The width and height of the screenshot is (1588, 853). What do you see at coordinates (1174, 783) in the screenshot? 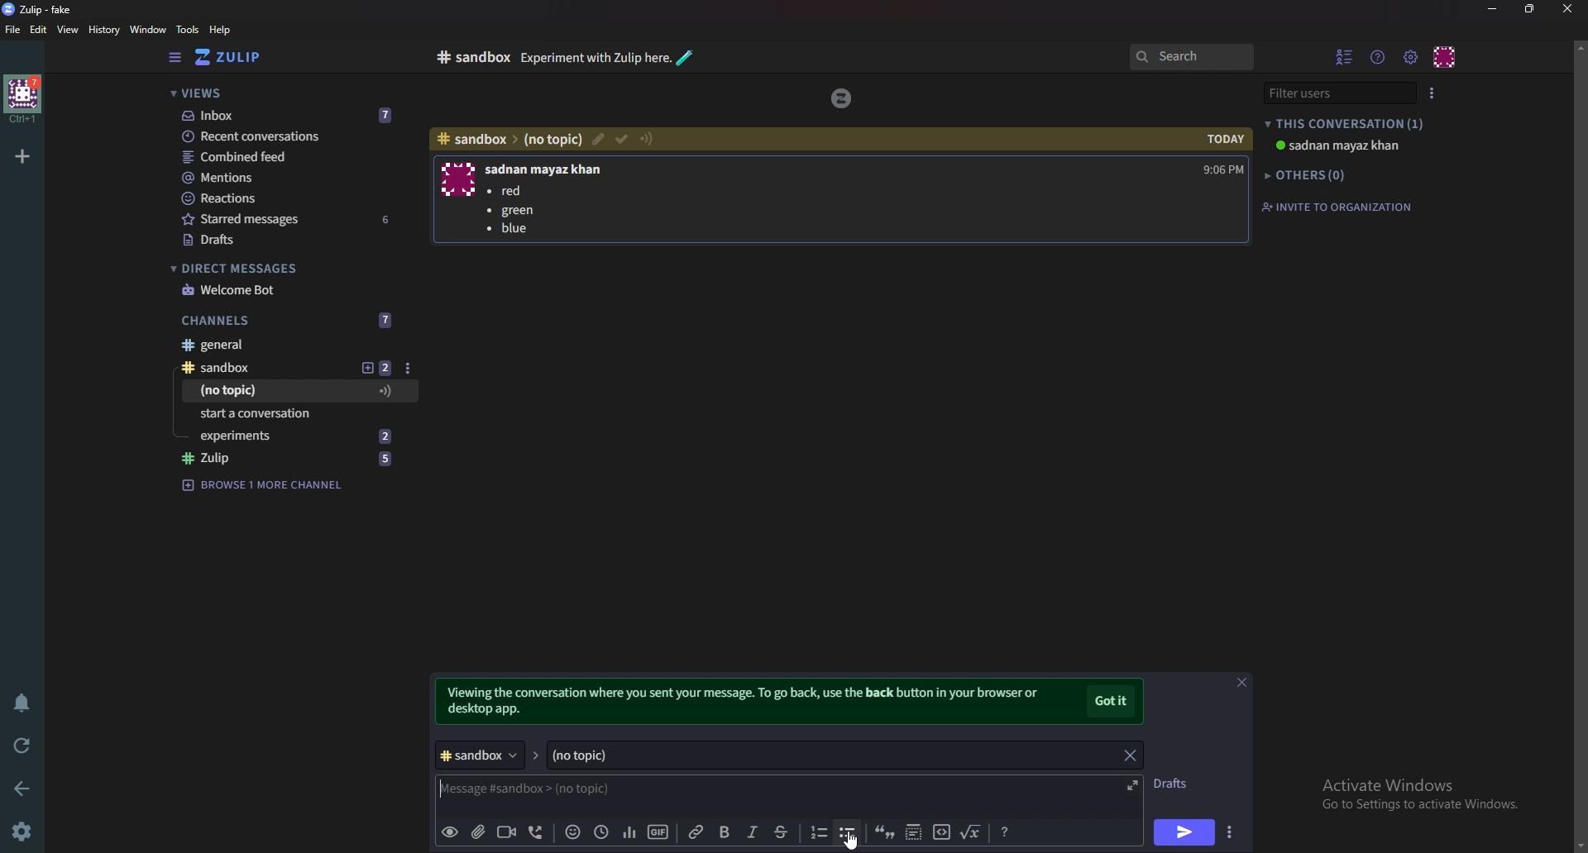
I see `Drafts` at bounding box center [1174, 783].